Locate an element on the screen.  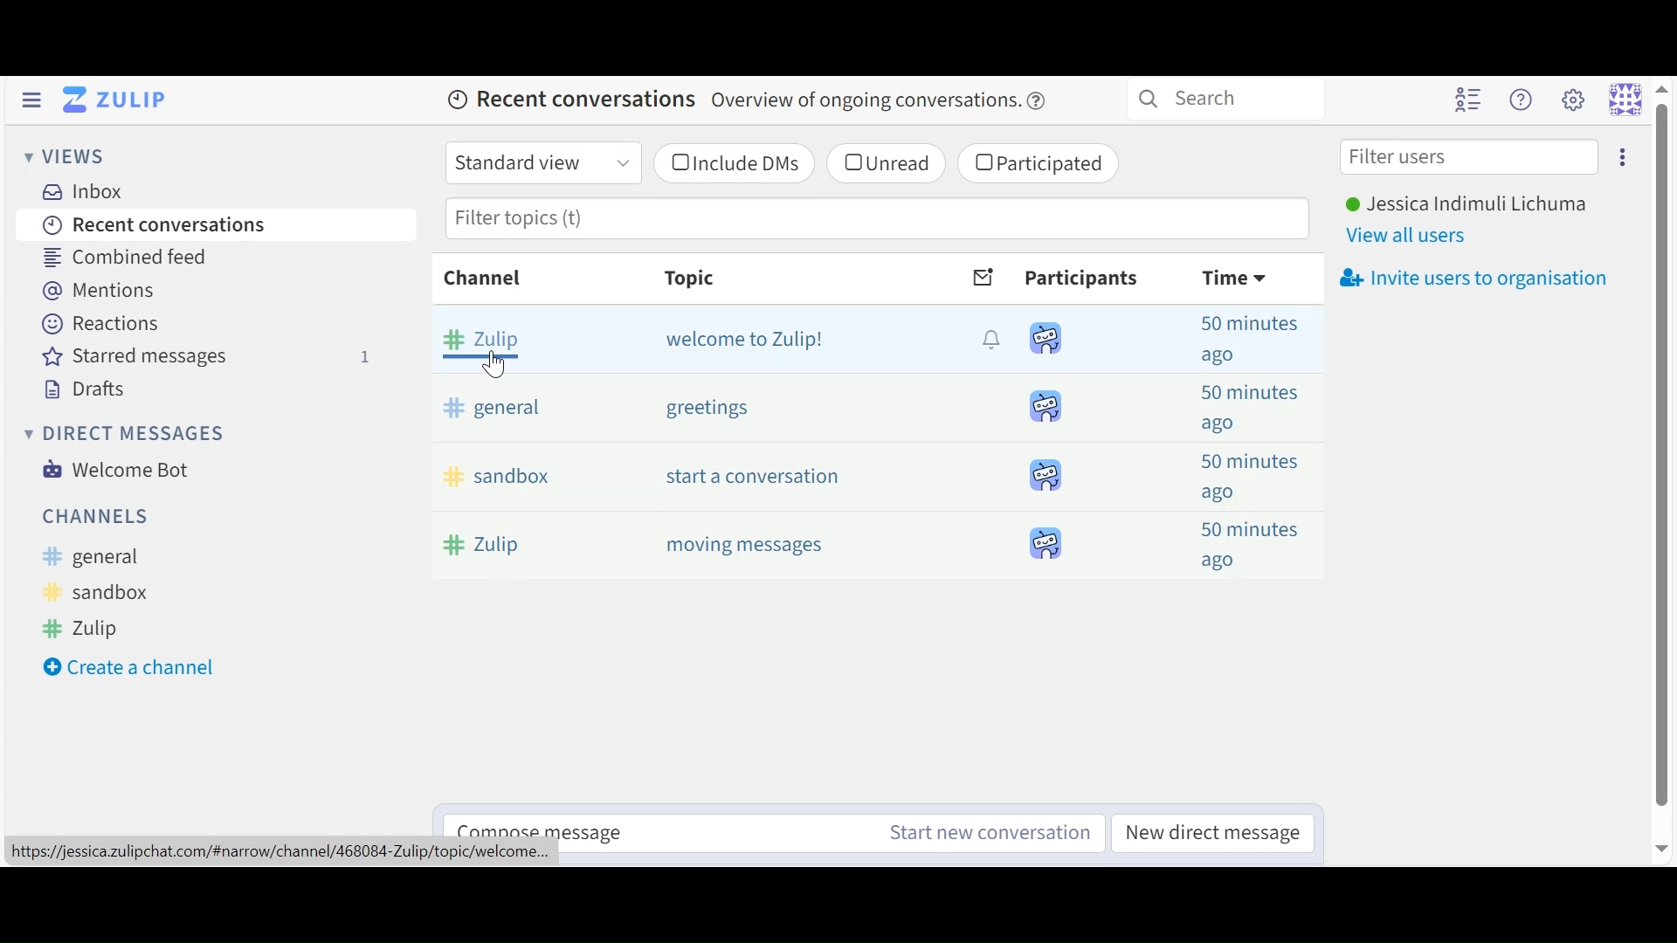
New Direct Message is located at coordinates (1213, 831).